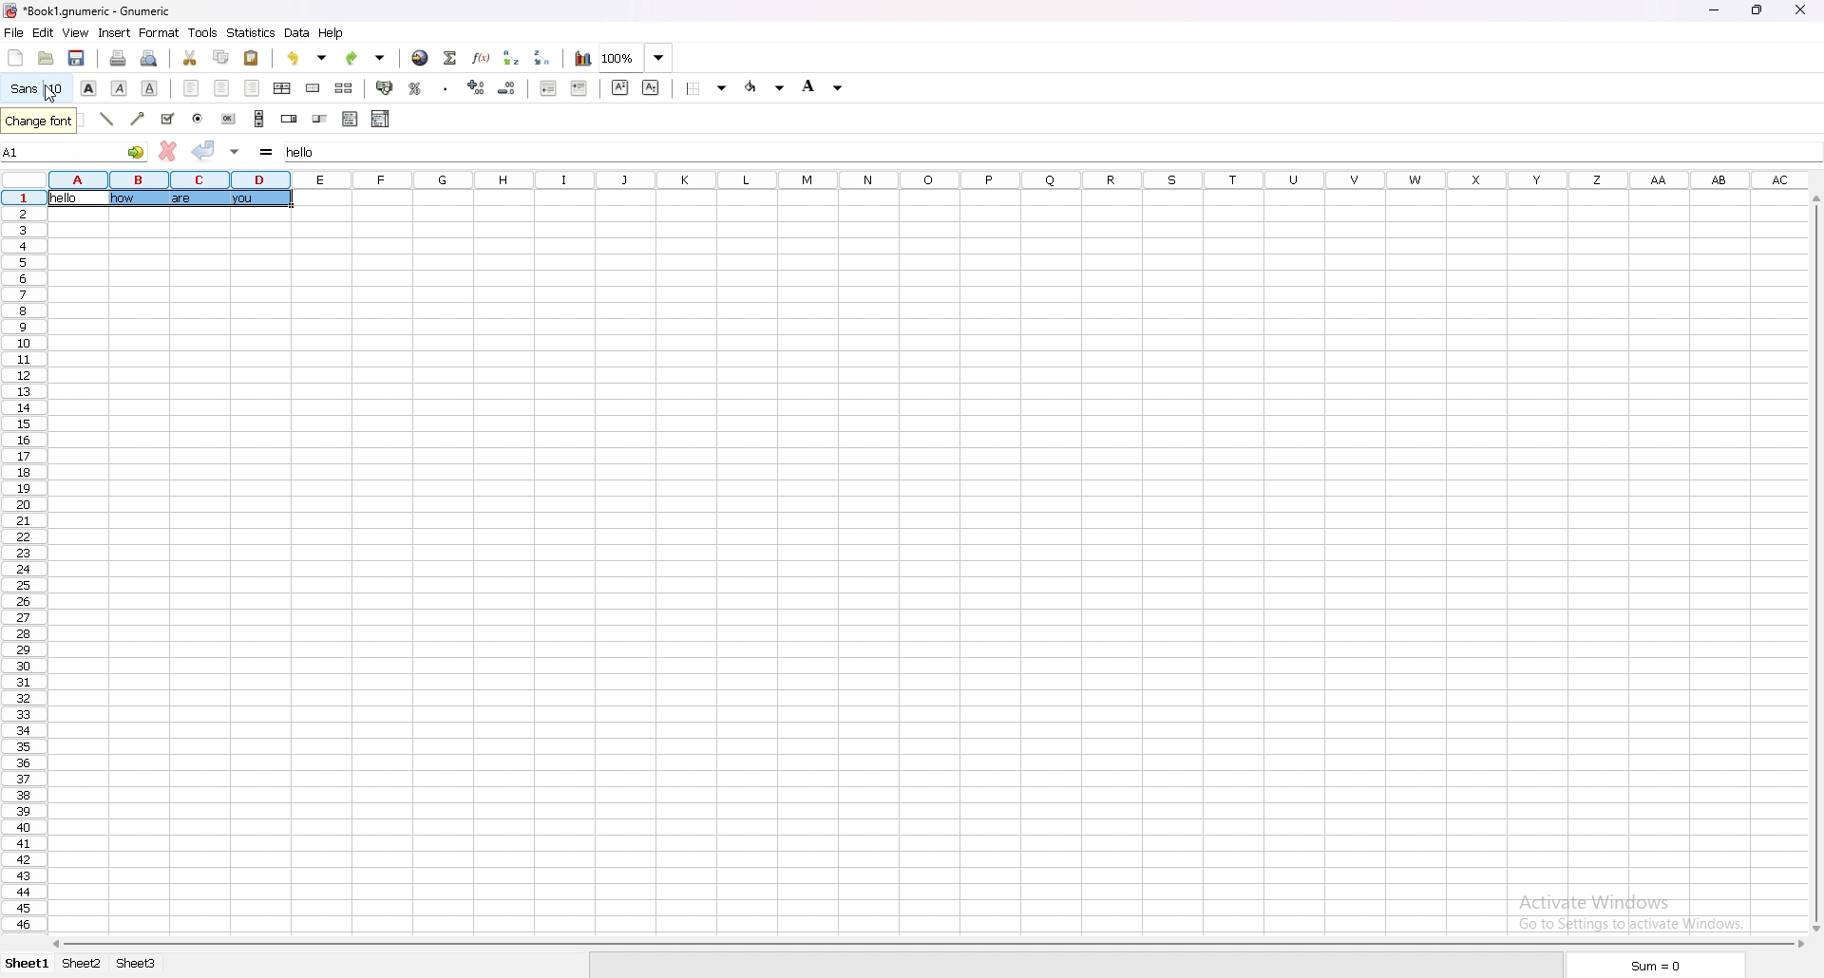 This screenshot has height=978, width=1824. Describe the element at coordinates (545, 58) in the screenshot. I see `sort descending` at that location.